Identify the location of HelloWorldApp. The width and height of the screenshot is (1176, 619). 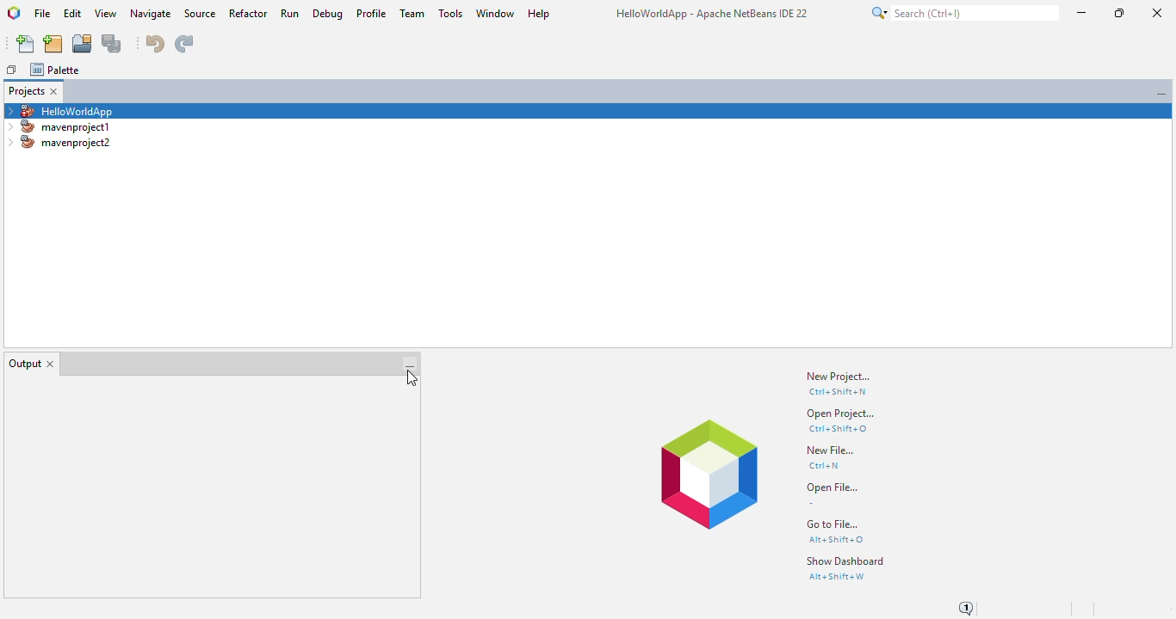
(59, 110).